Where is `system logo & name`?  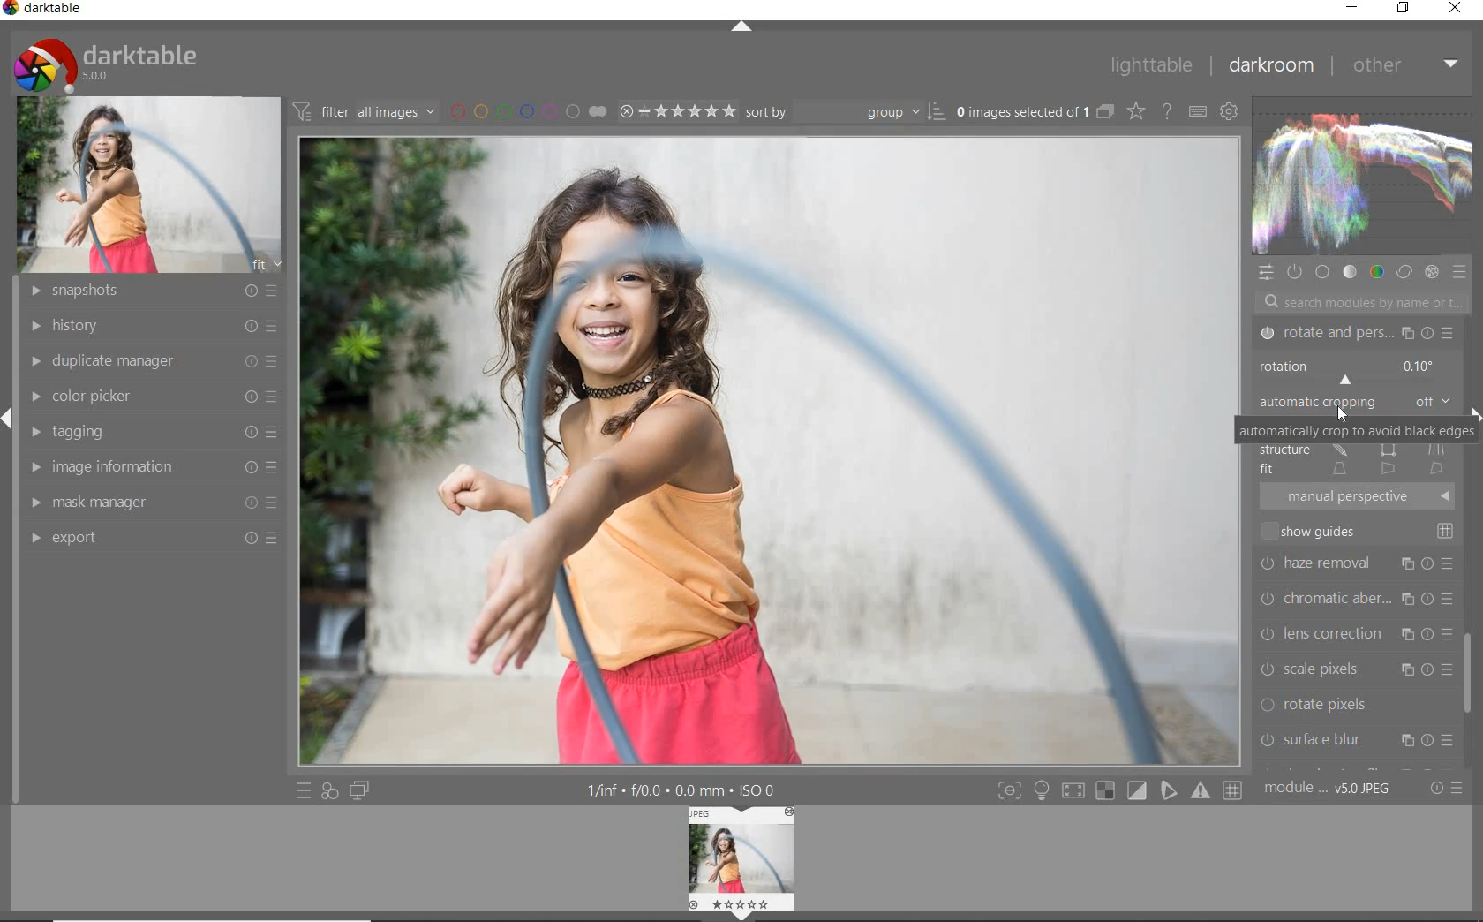
system logo & name is located at coordinates (109, 64).